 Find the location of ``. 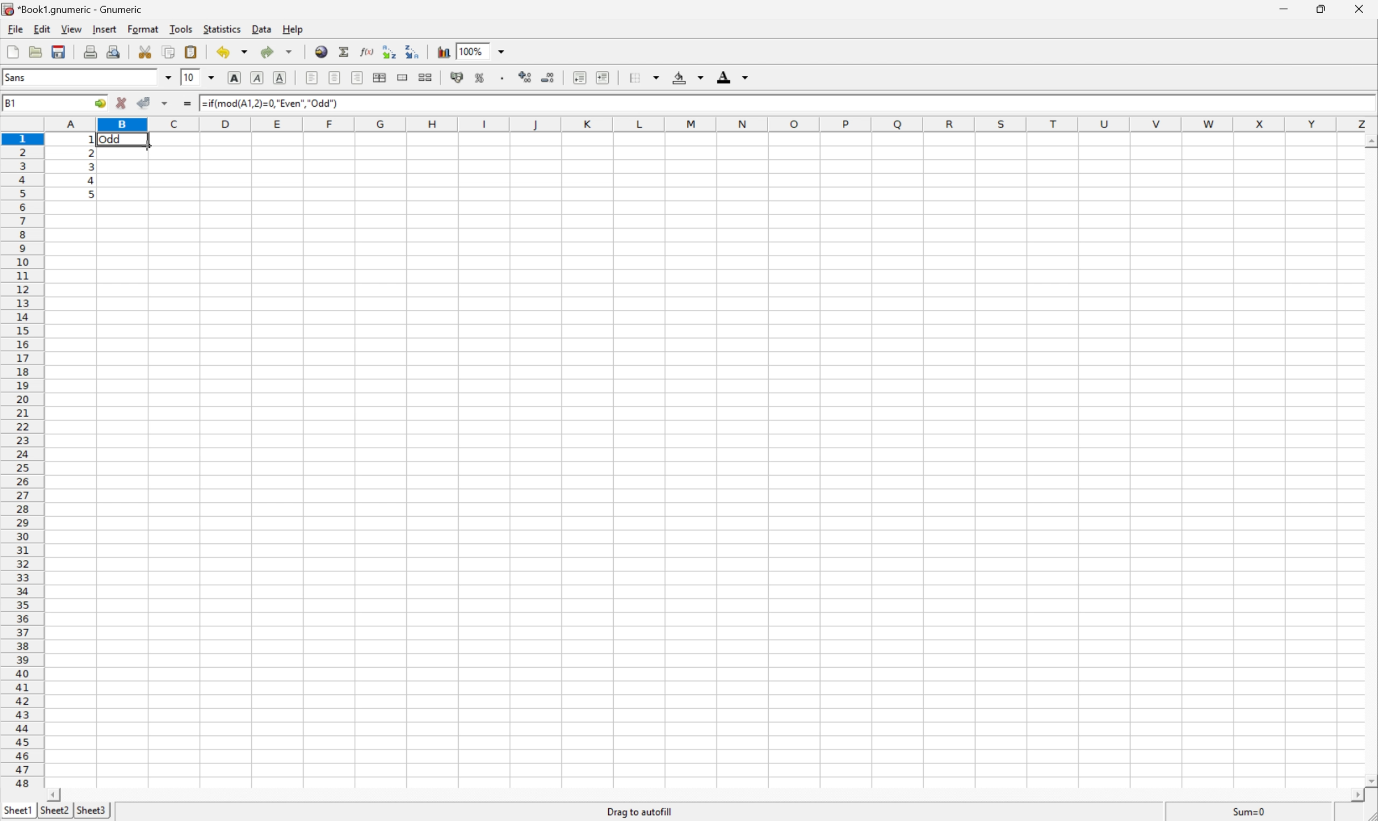

 is located at coordinates (1367, 141).